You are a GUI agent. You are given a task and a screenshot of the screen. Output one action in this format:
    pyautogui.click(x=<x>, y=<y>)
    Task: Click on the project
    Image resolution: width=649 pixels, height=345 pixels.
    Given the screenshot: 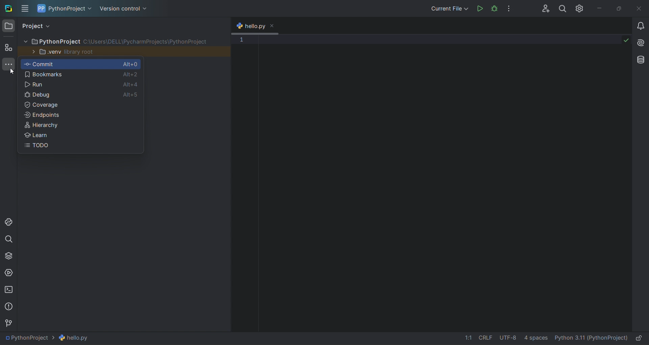 What is the action you would take?
    pyautogui.click(x=39, y=26)
    